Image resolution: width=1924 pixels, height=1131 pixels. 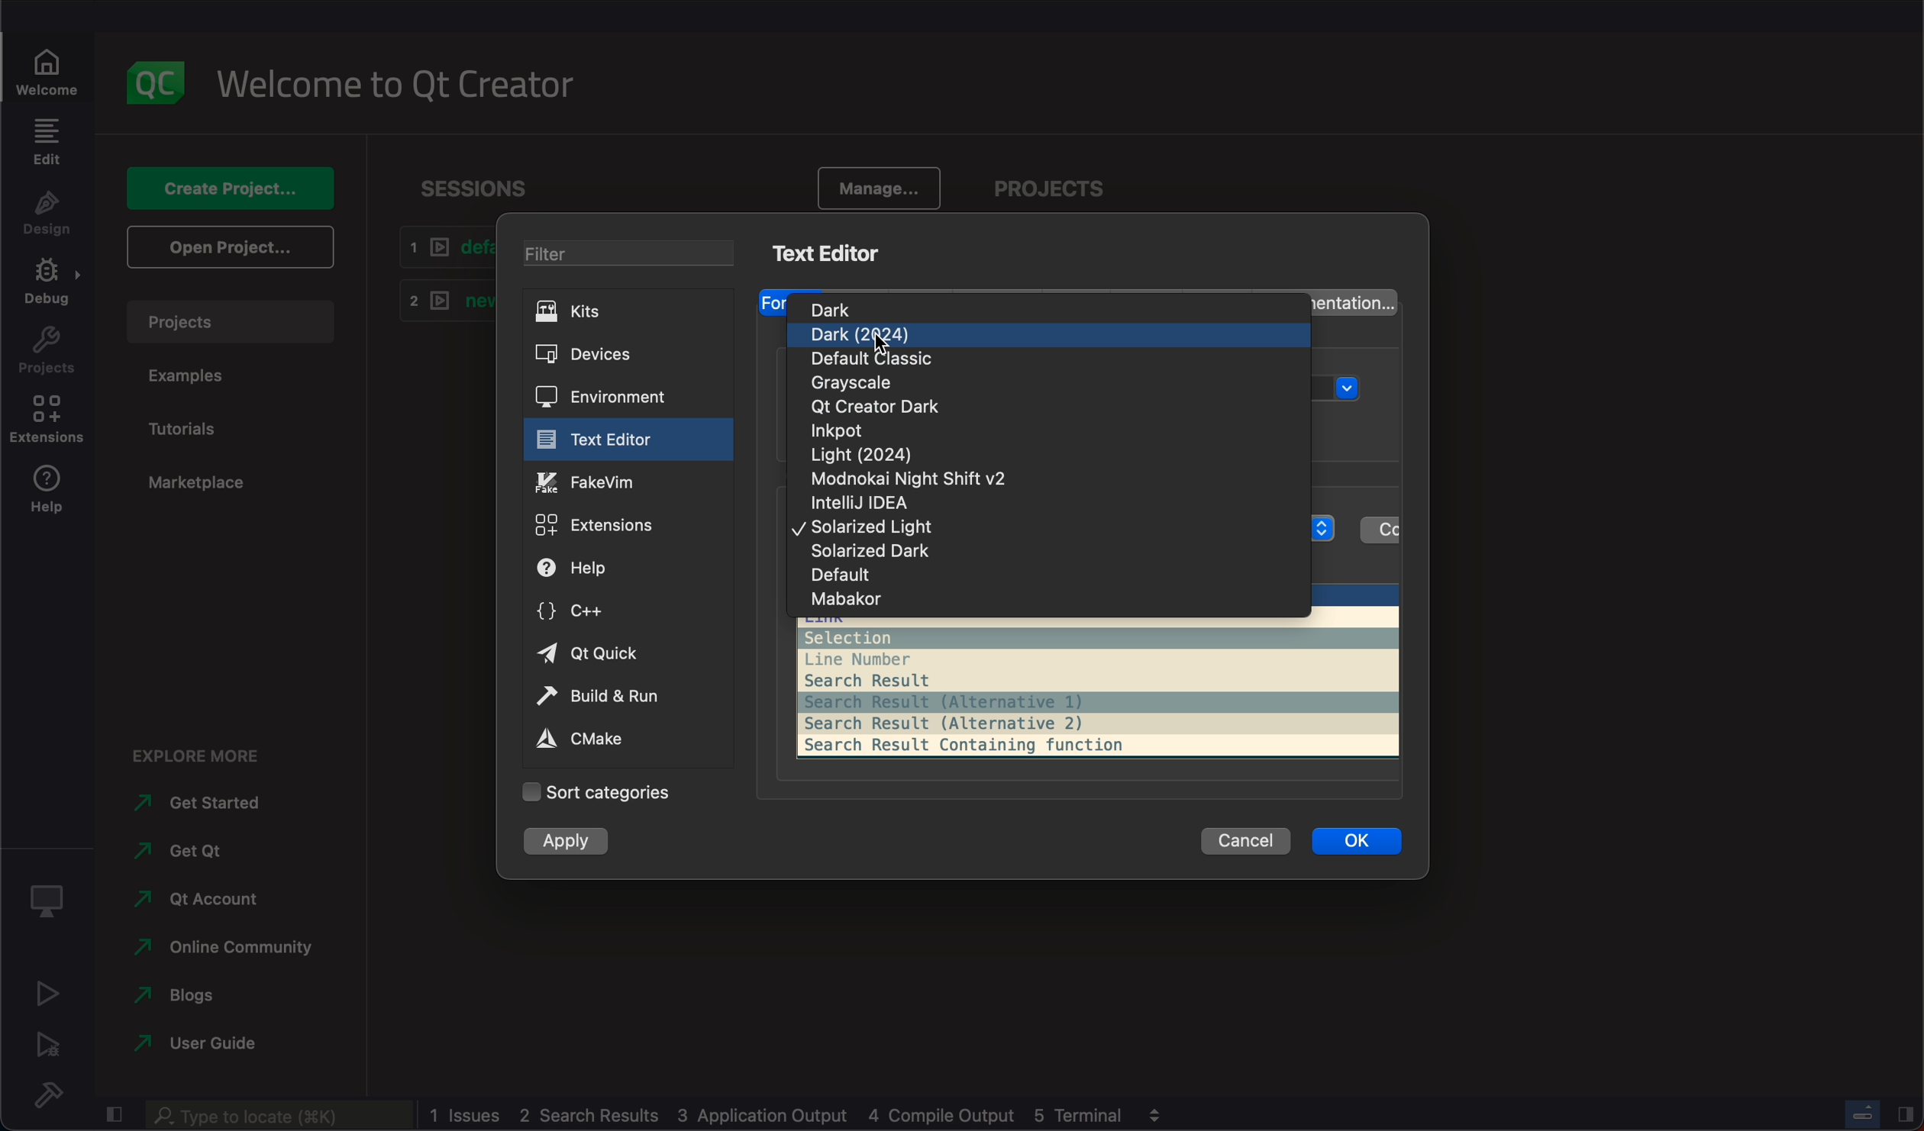 What do you see at coordinates (901, 383) in the screenshot?
I see `grayscale` at bounding box center [901, 383].